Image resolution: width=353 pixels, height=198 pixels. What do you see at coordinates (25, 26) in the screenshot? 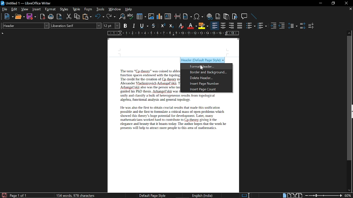
I see `Paragraph style` at bounding box center [25, 26].